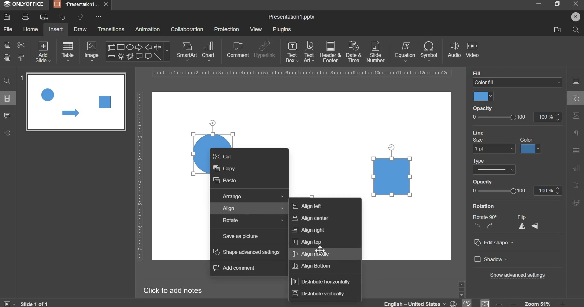  I want to click on show background graphics, so click(510, 131).